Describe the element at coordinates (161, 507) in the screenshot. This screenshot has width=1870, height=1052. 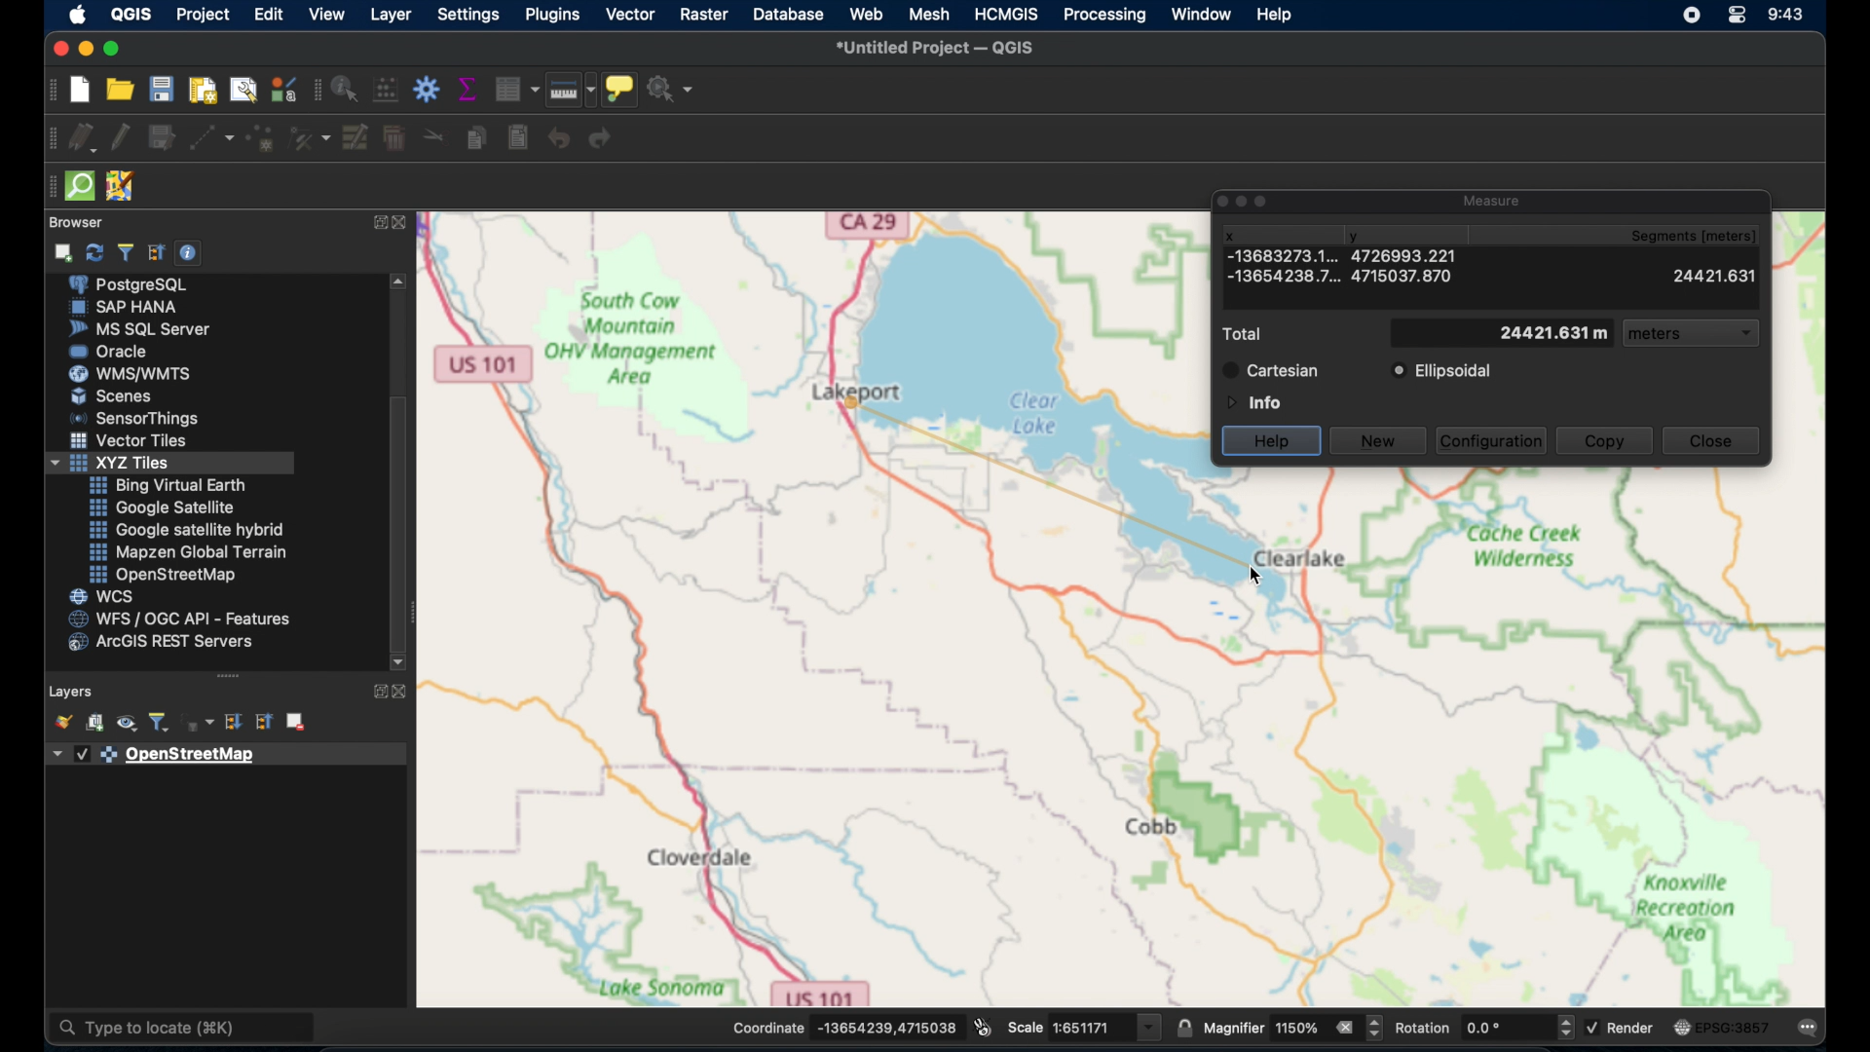
I see `google satellite` at that location.